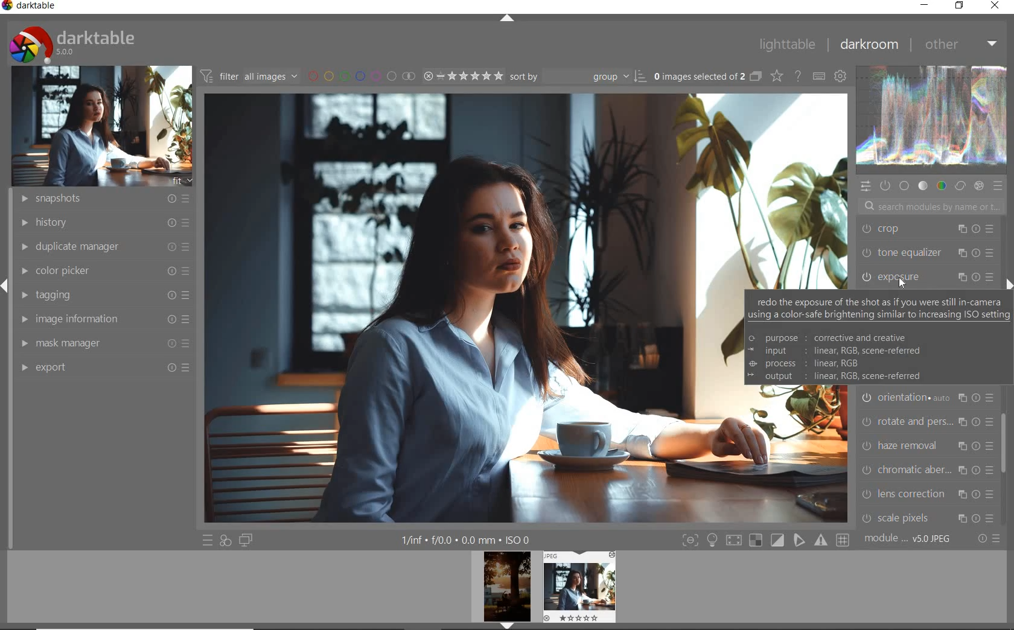 The width and height of the screenshot is (1014, 630). Describe the element at coordinates (103, 343) in the screenshot. I see `MASK MANAGER` at that location.